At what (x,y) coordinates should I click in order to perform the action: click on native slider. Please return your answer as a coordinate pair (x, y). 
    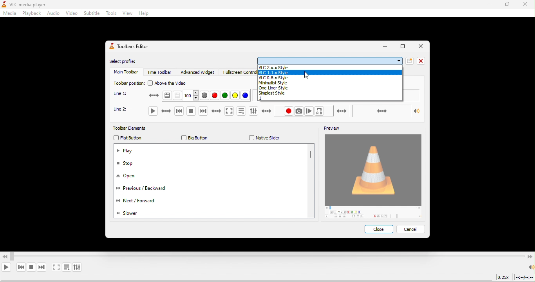
    Looking at the image, I should click on (263, 138).